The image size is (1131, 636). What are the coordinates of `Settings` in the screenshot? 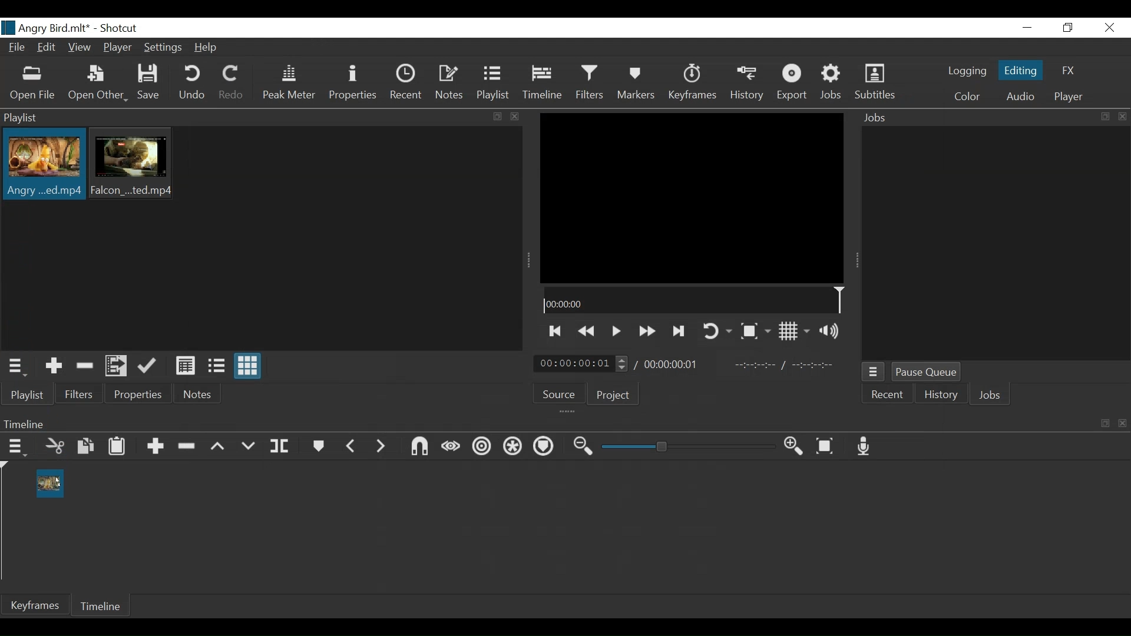 It's located at (163, 48).